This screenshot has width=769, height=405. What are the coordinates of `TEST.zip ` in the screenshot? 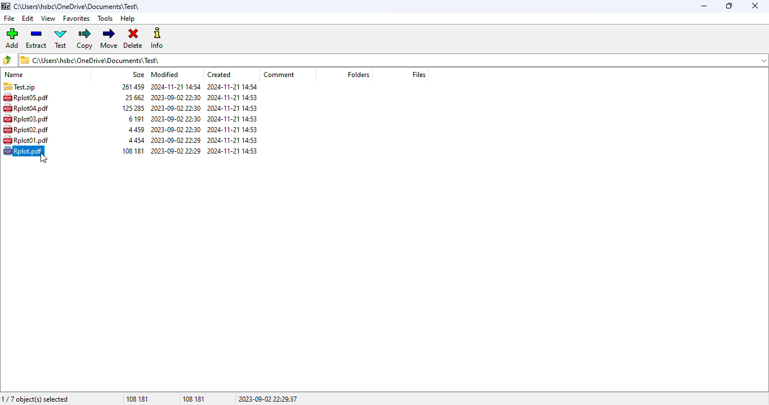 It's located at (18, 85).